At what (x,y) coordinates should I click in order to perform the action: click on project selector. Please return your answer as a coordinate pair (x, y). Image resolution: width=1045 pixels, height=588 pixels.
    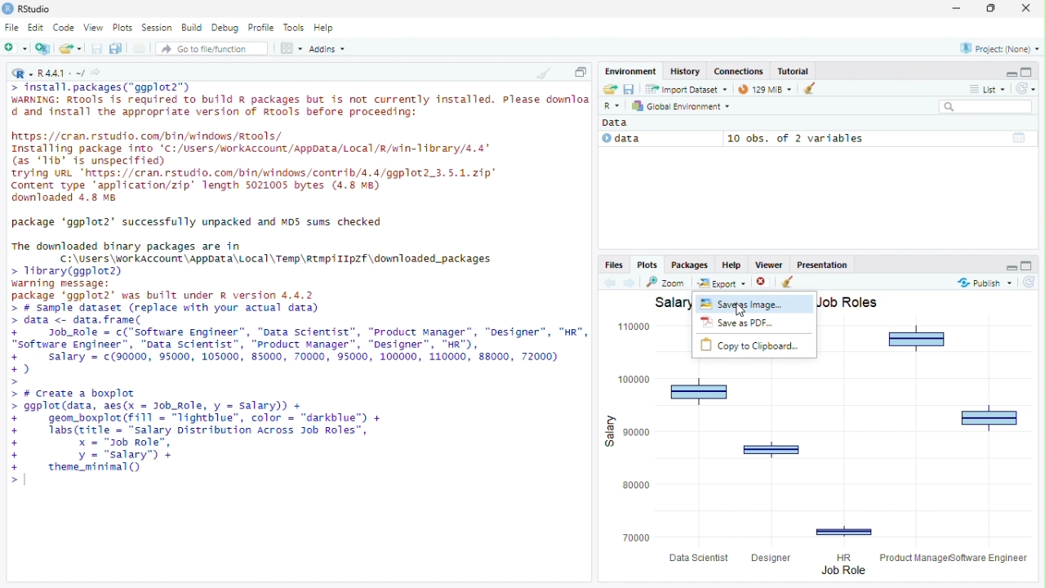
    Looking at the image, I should click on (997, 48).